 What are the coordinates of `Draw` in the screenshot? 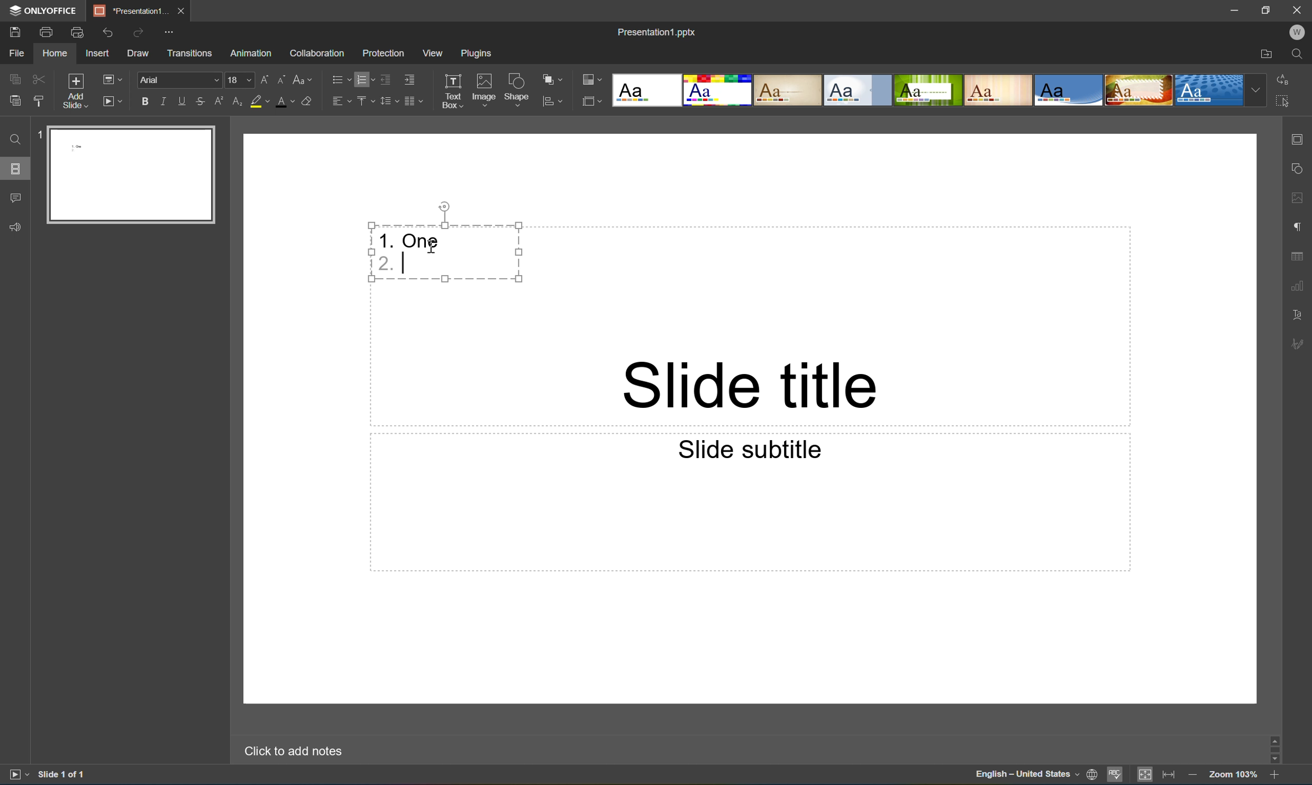 It's located at (139, 54).